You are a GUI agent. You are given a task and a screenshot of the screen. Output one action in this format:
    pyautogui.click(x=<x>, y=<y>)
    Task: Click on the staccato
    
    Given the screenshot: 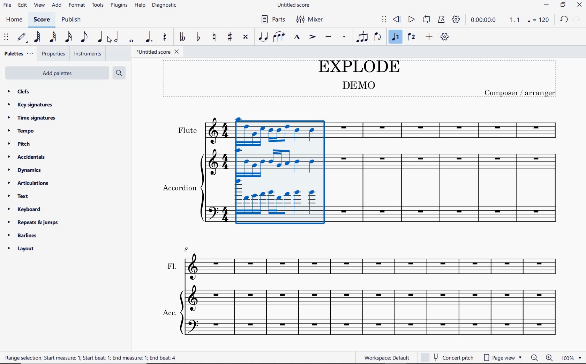 What is the action you would take?
    pyautogui.click(x=344, y=37)
    